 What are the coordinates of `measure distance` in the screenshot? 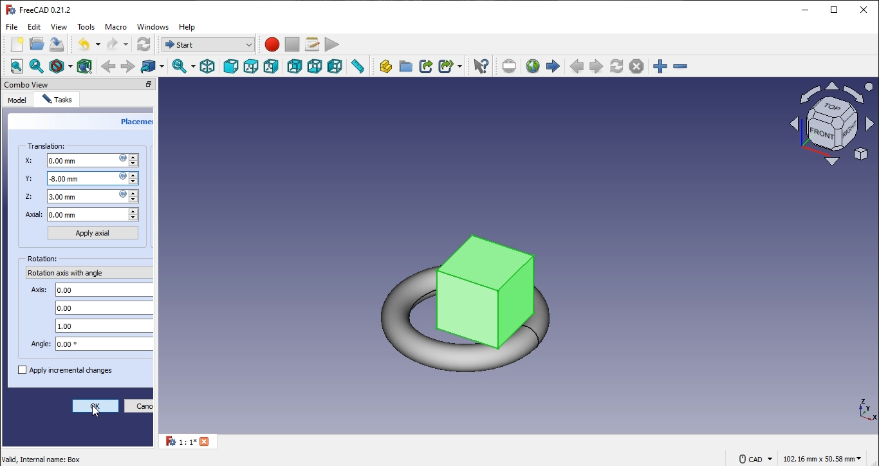 It's located at (358, 67).